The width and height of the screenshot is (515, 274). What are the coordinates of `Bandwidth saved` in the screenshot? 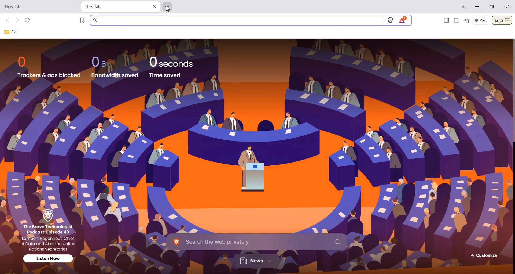 It's located at (116, 75).